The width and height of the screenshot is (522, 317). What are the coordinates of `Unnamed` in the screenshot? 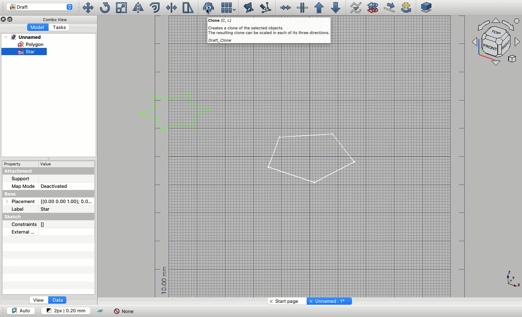 It's located at (23, 37).